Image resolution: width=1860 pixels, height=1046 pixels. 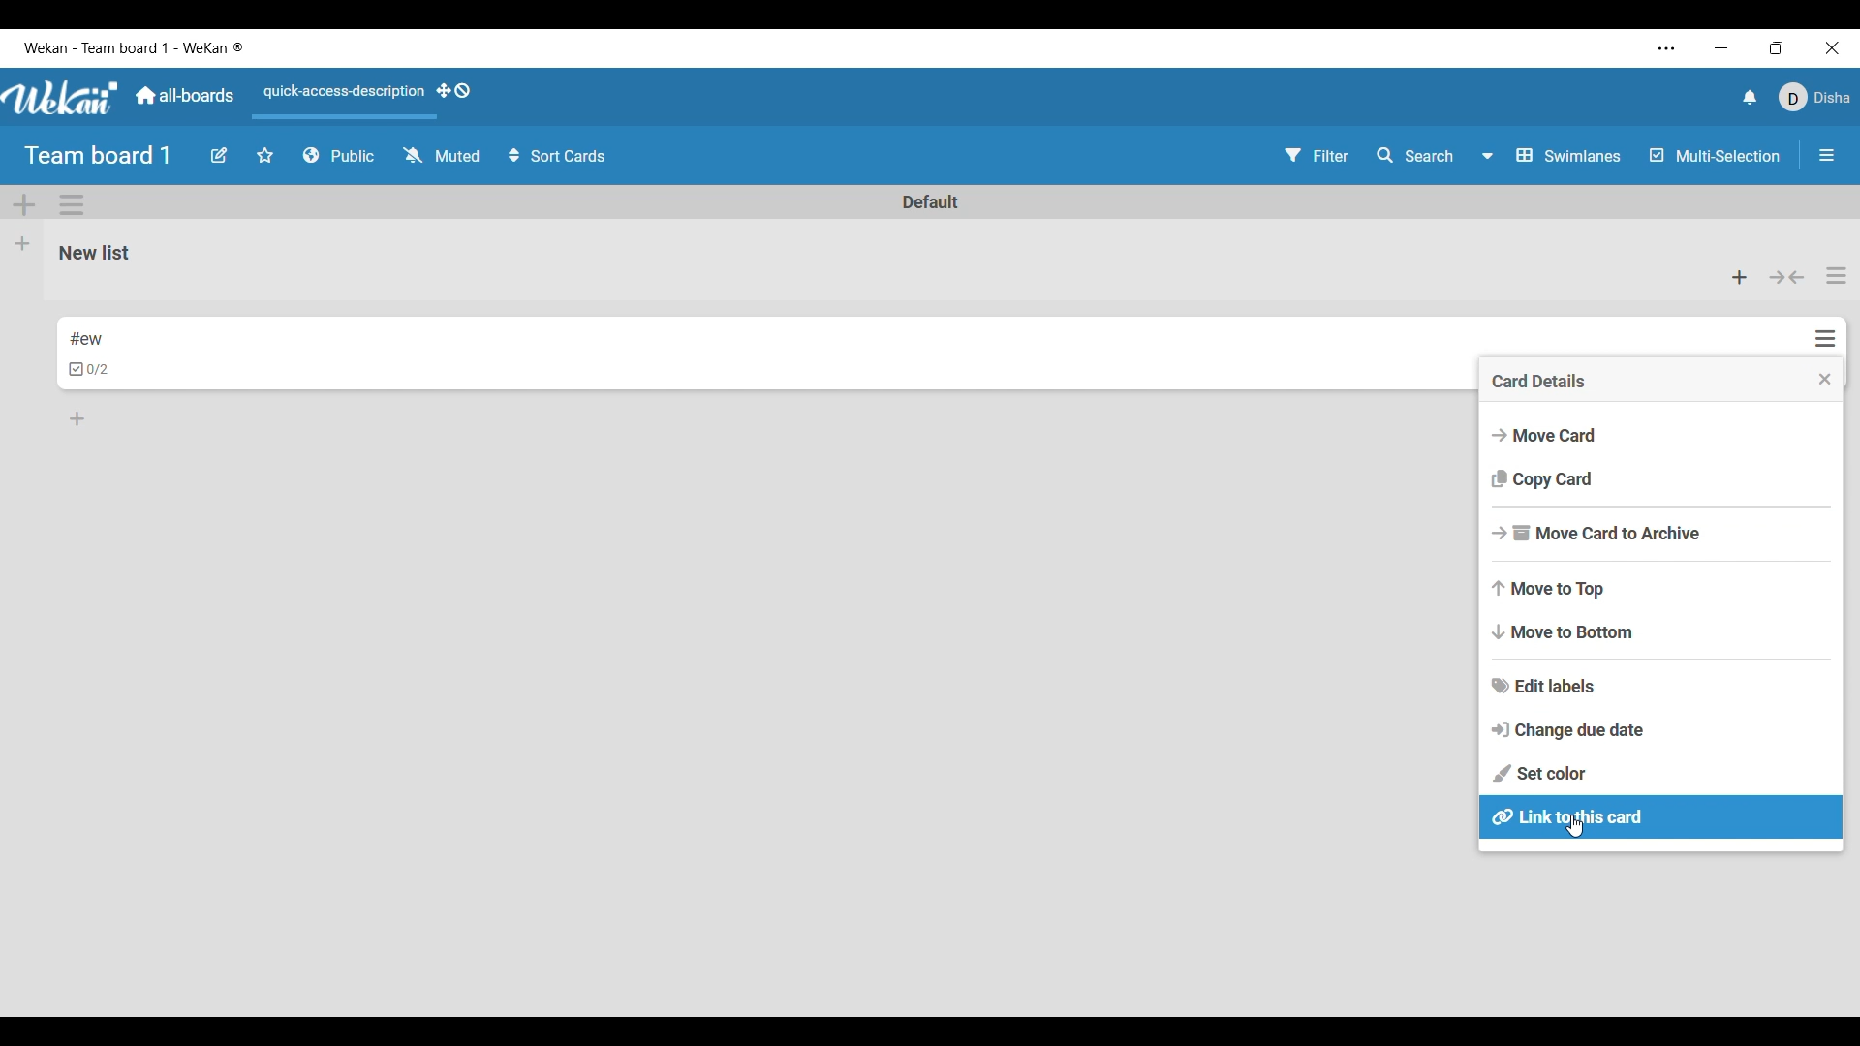 I want to click on Quick access description, so click(x=340, y=100).